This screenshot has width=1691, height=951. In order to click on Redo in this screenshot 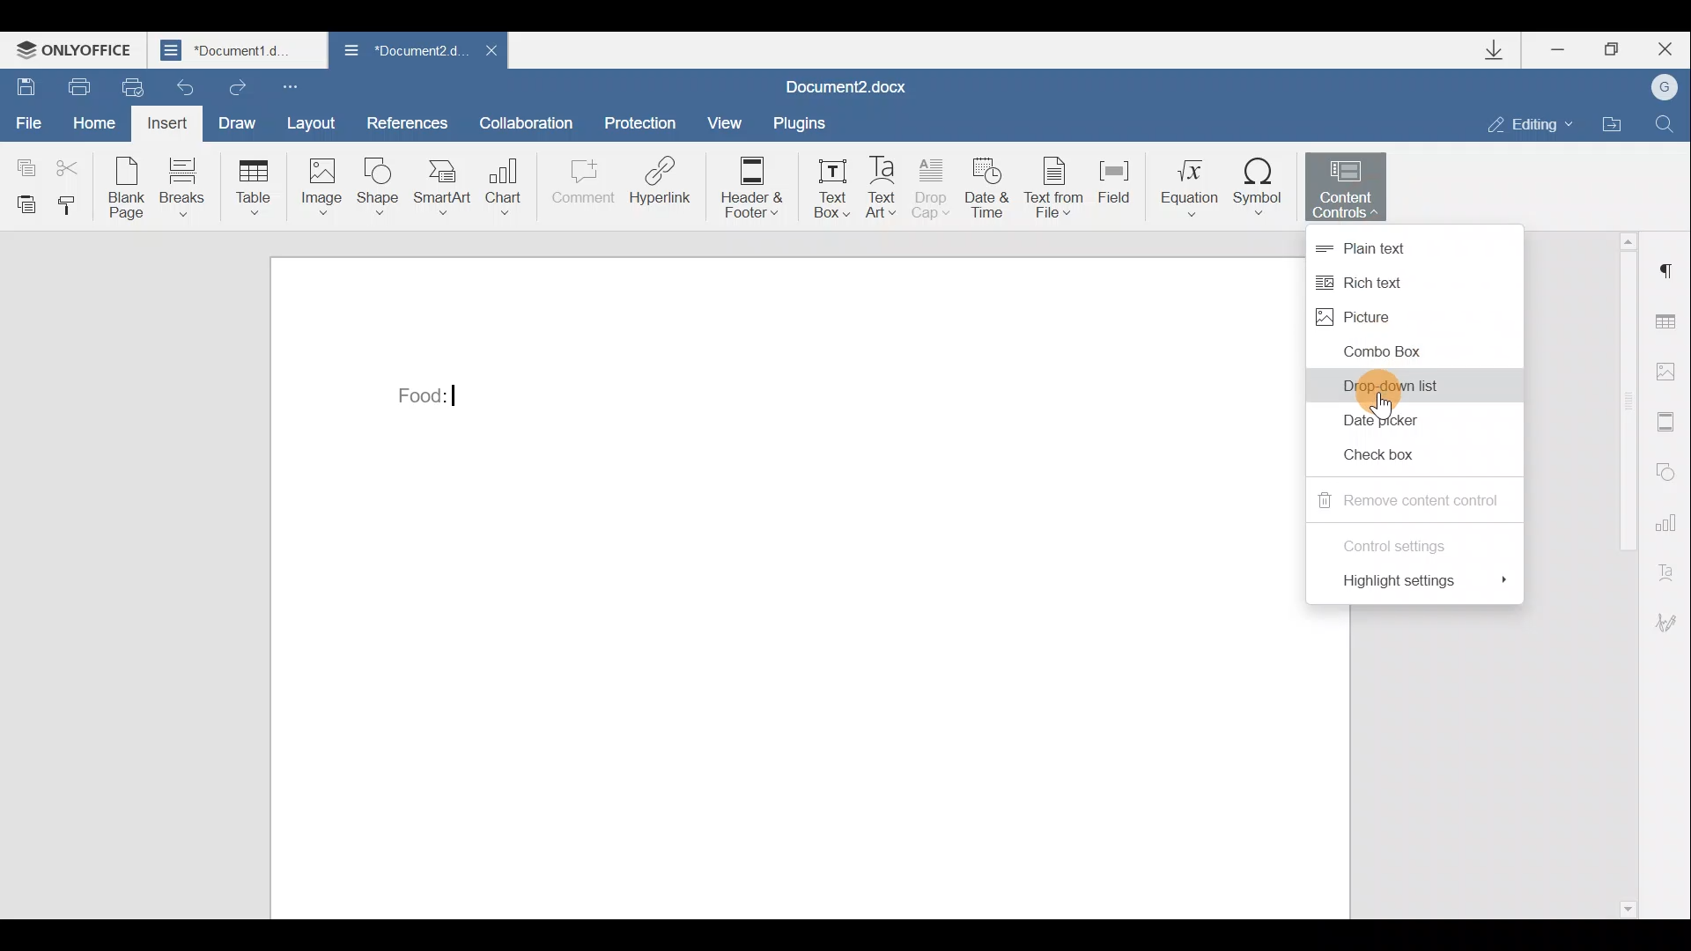, I will do `click(234, 84)`.